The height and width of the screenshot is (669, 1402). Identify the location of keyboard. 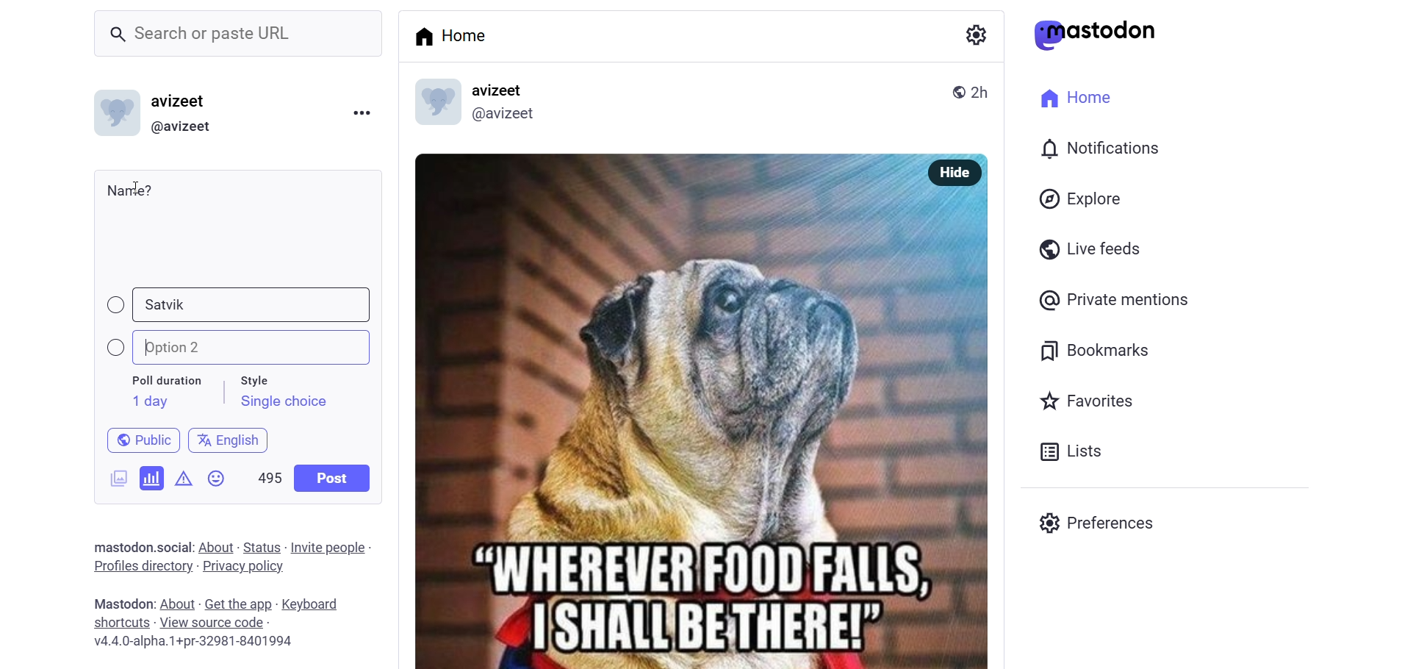
(317, 605).